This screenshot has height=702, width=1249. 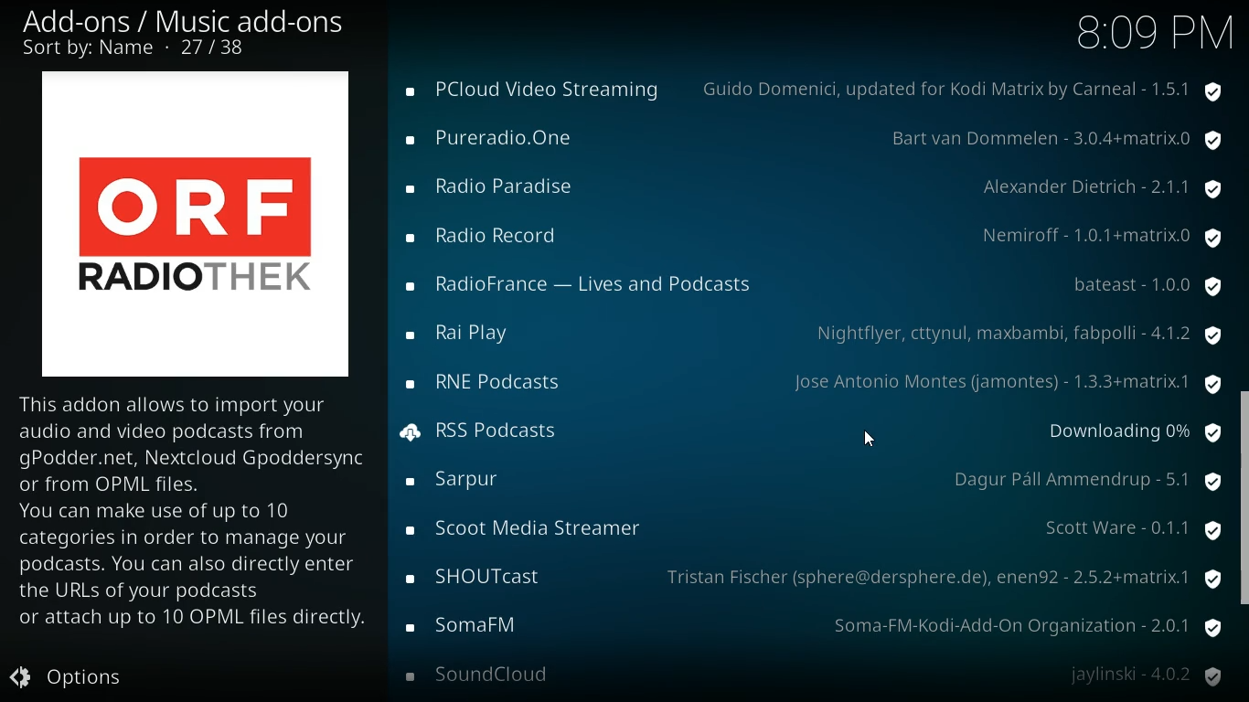 What do you see at coordinates (1021, 622) in the screenshot?
I see `provider` at bounding box center [1021, 622].